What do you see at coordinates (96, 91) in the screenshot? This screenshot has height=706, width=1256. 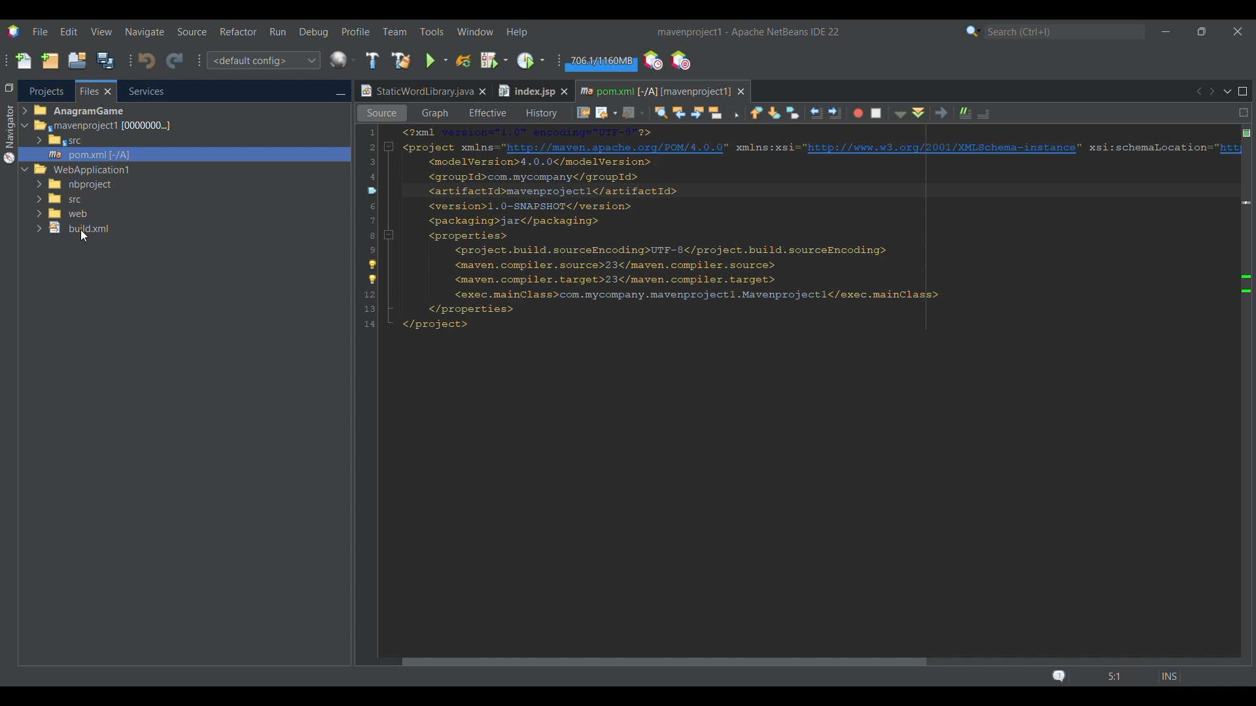 I see `Current selection highlighted` at bounding box center [96, 91].